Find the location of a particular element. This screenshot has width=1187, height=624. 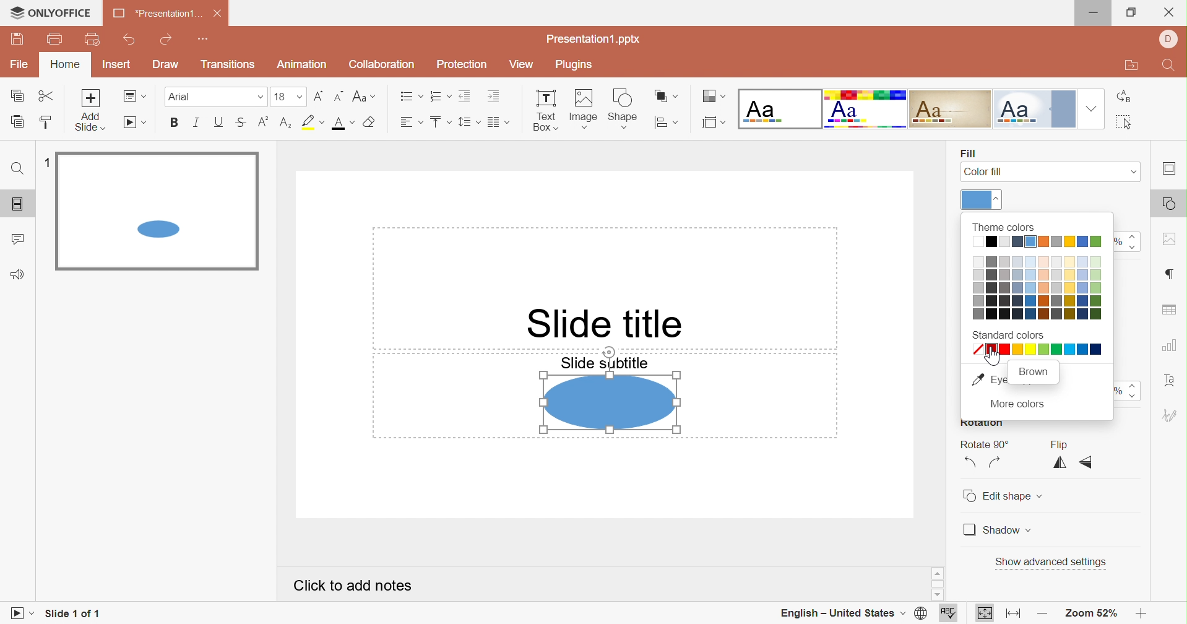

Image settings is located at coordinates (1172, 240).